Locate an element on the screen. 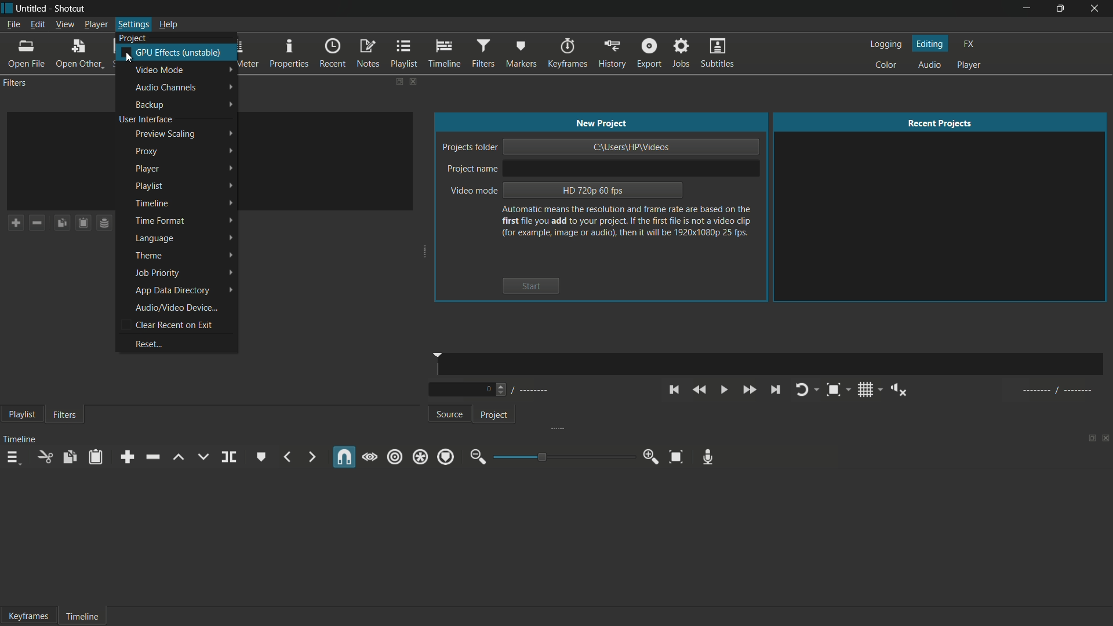 Image resolution: width=1113 pixels, height=626 pixels. zoom timeline to fit is located at coordinates (676, 456).